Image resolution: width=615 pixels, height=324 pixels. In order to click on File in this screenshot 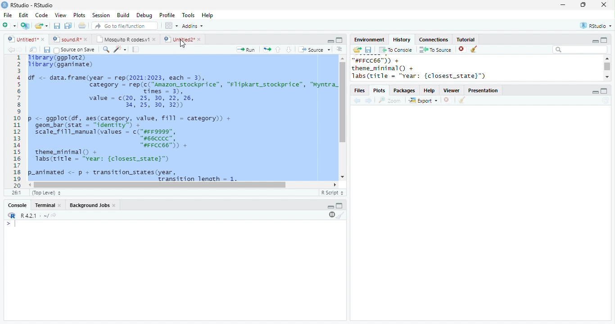, I will do `click(9, 15)`.